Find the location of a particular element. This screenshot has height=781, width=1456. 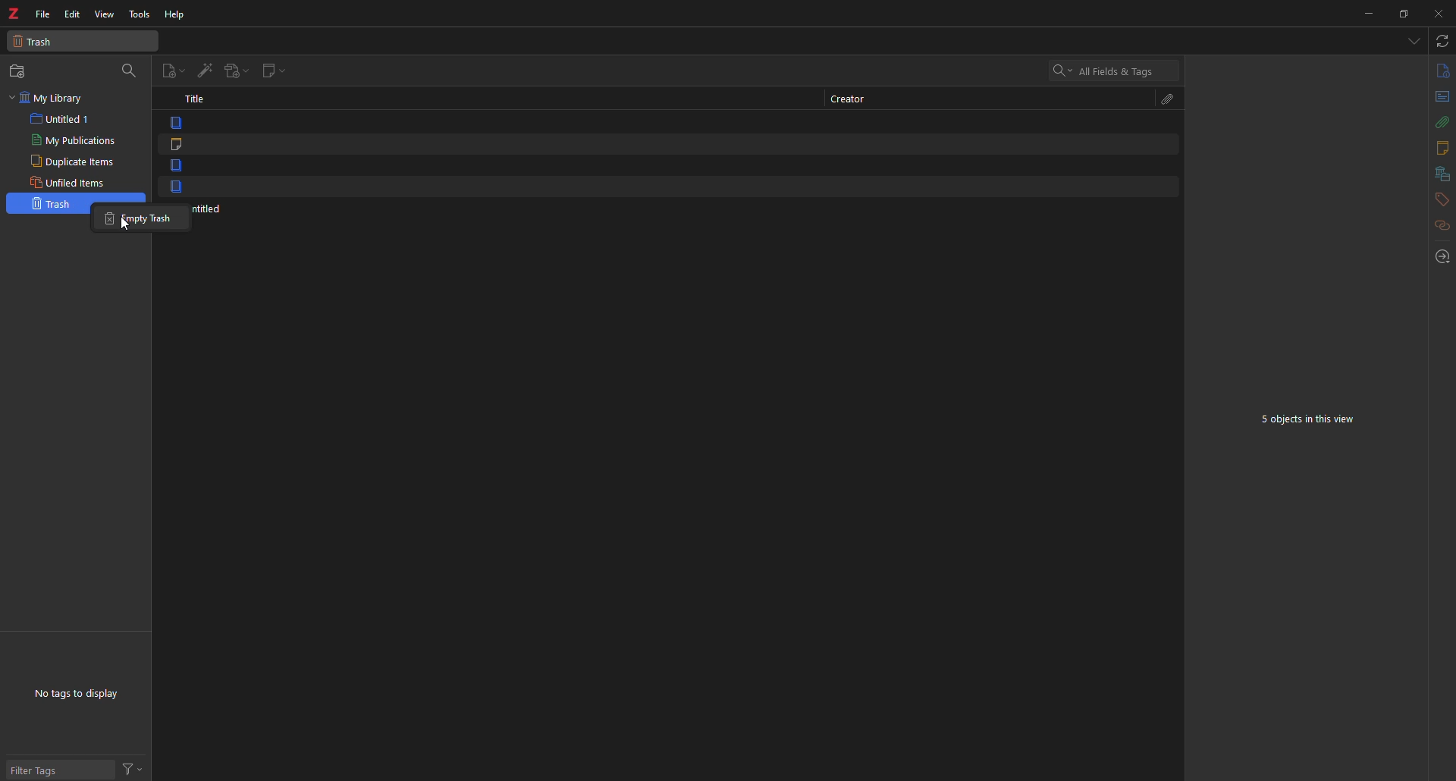

info is located at coordinates (1442, 71).